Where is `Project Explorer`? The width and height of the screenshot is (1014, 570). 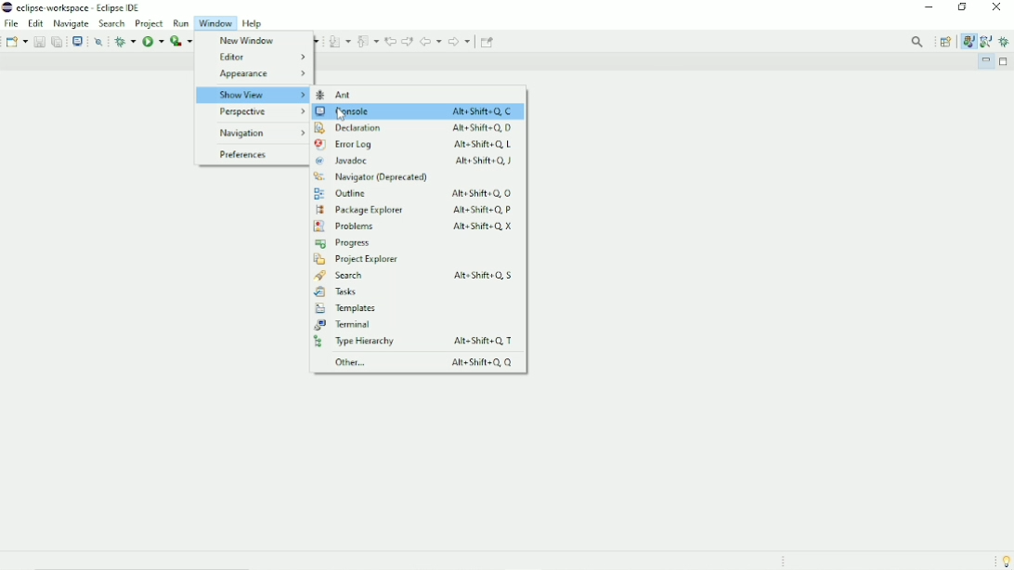
Project Explorer is located at coordinates (356, 260).